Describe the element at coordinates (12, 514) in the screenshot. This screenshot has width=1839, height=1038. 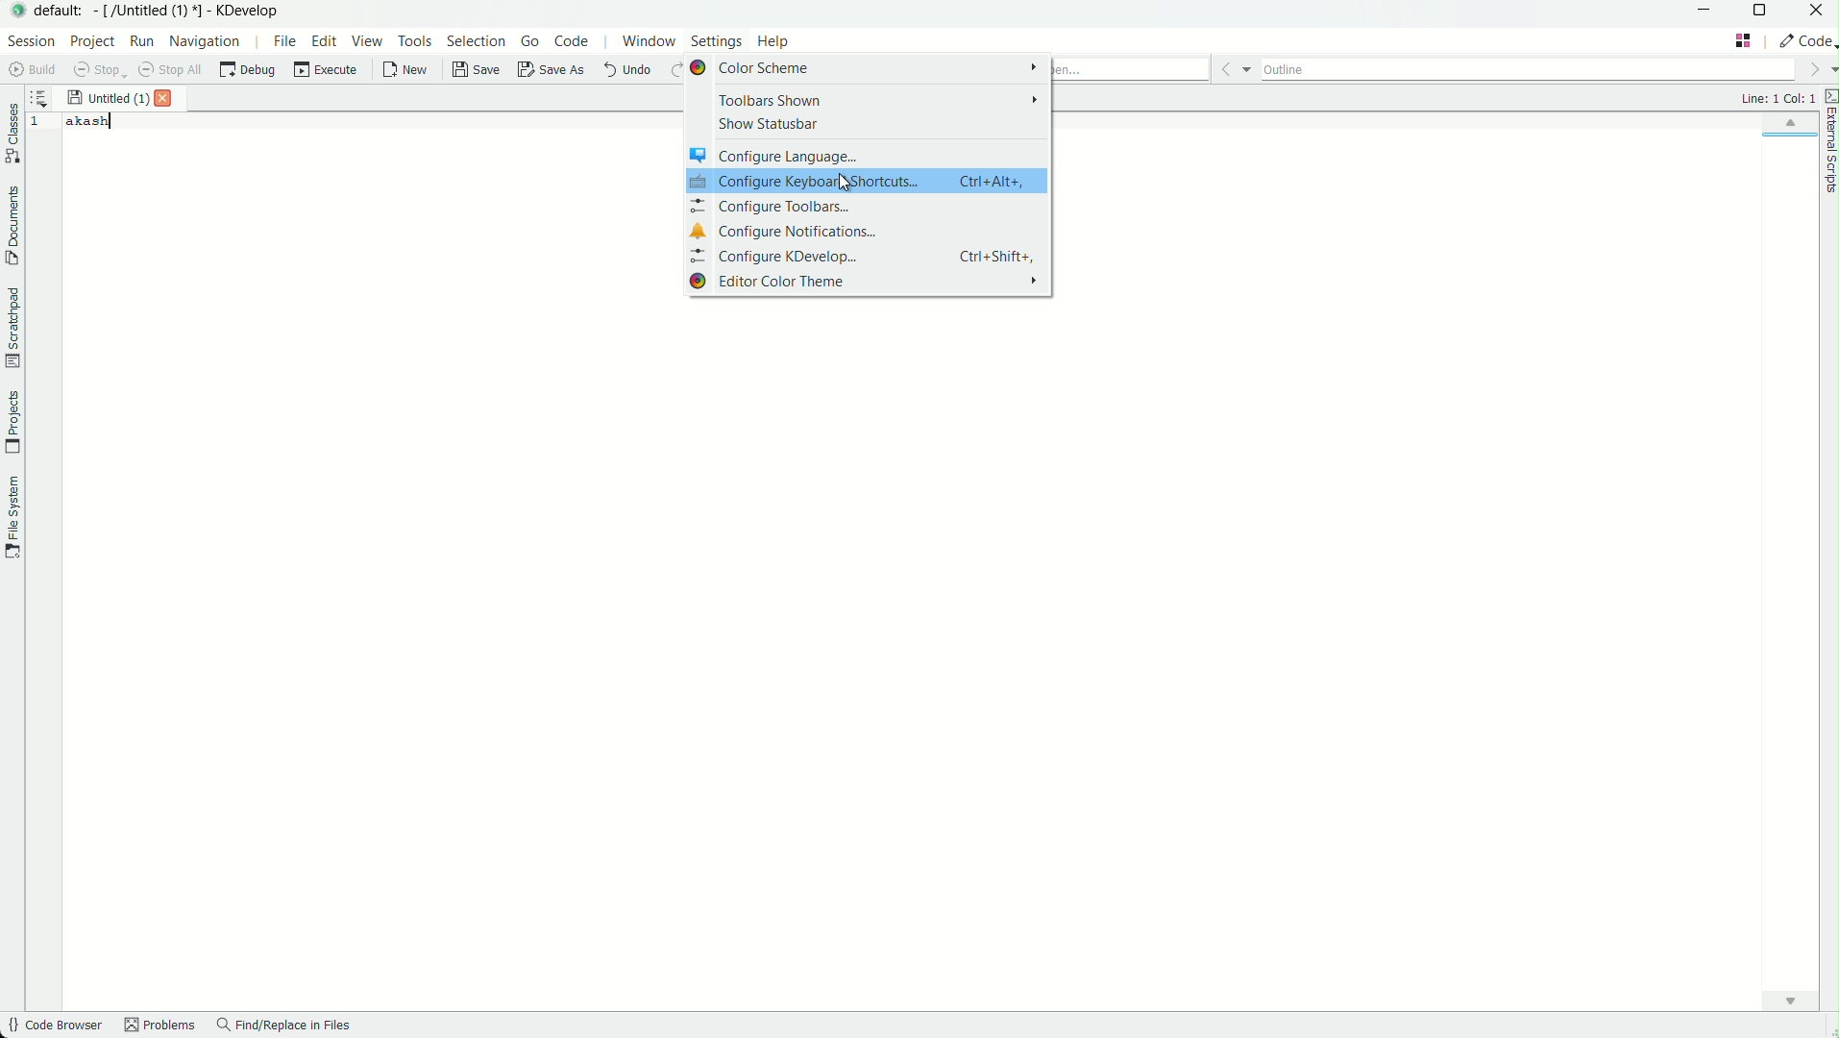
I see `file system` at that location.